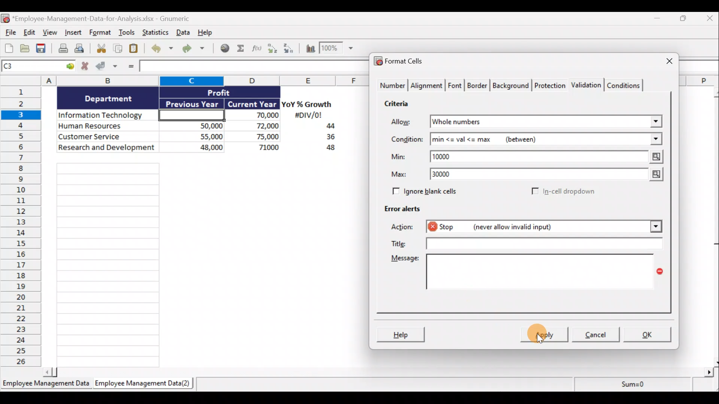 This screenshot has width=719, height=404. What do you see at coordinates (225, 48) in the screenshot?
I see `Insert hyperlink` at bounding box center [225, 48].